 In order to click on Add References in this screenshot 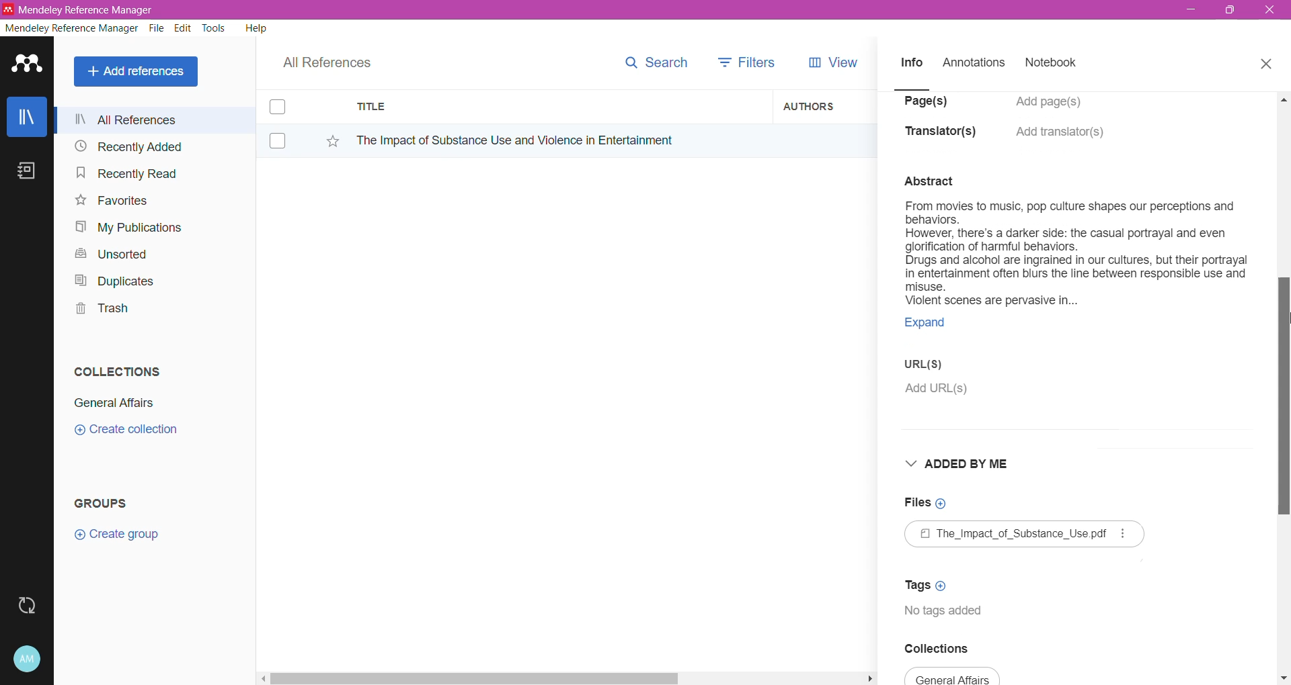, I will do `click(139, 71)`.